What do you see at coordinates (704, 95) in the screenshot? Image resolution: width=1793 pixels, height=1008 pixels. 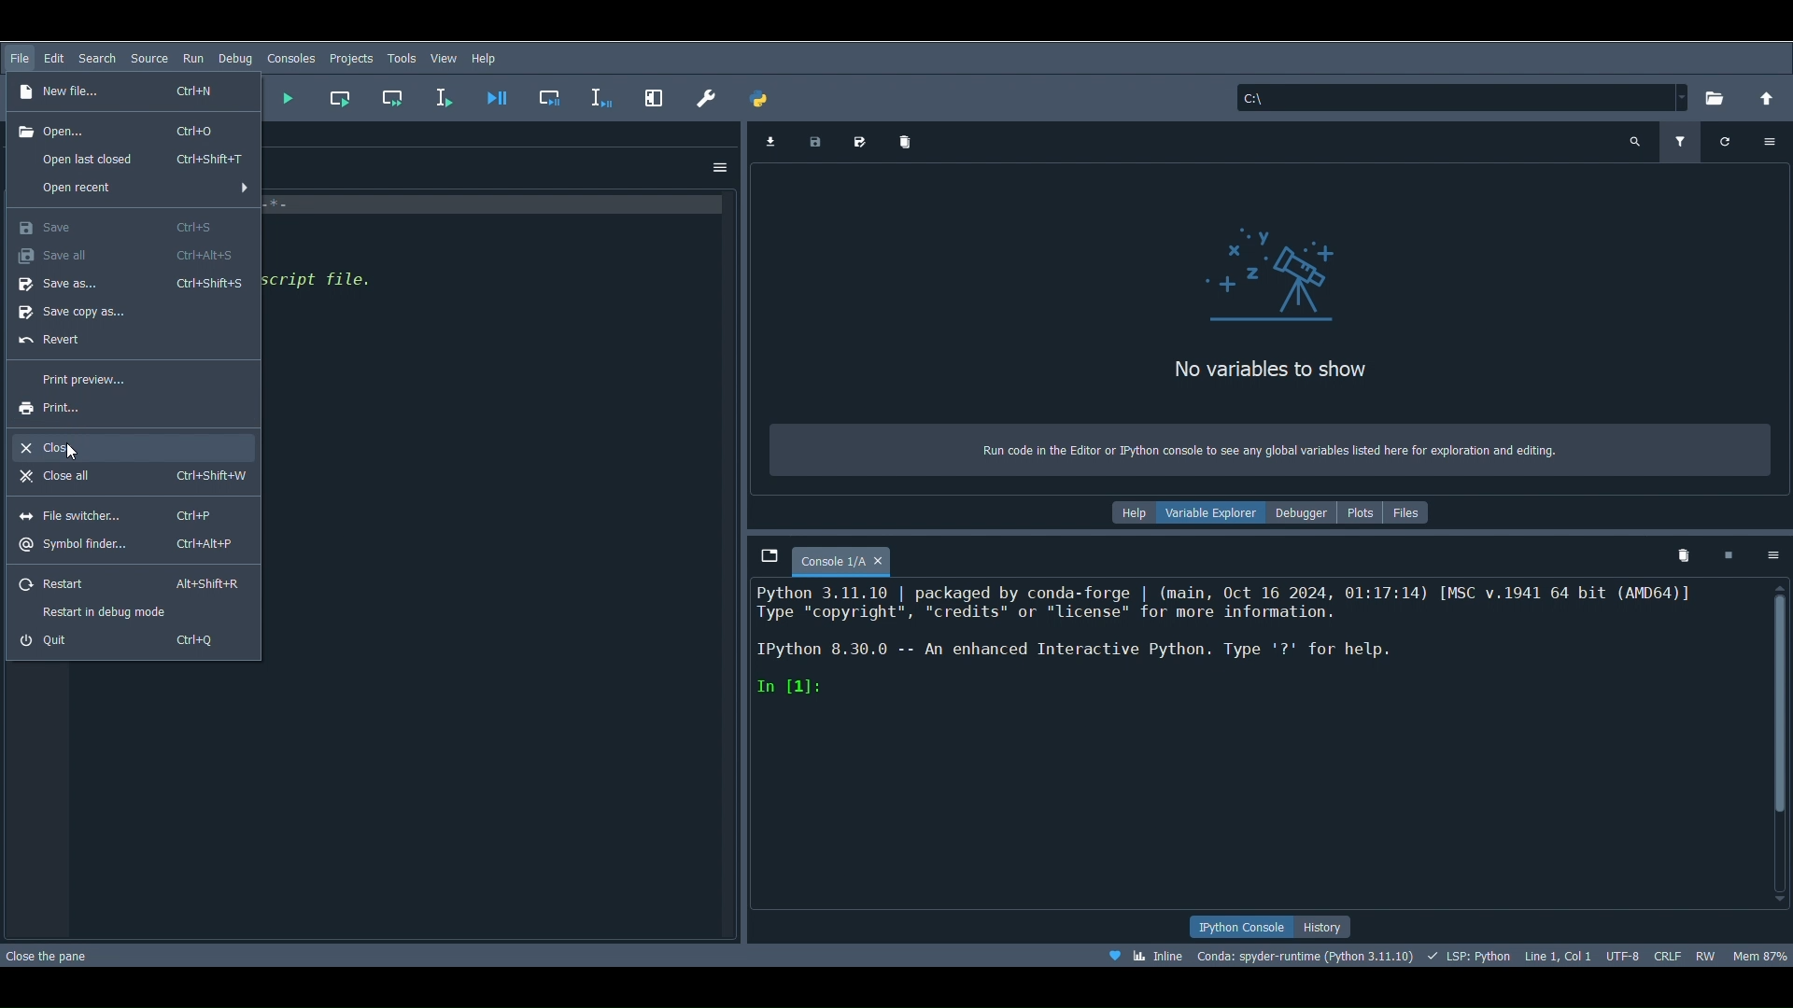 I see `Preferences` at bounding box center [704, 95].